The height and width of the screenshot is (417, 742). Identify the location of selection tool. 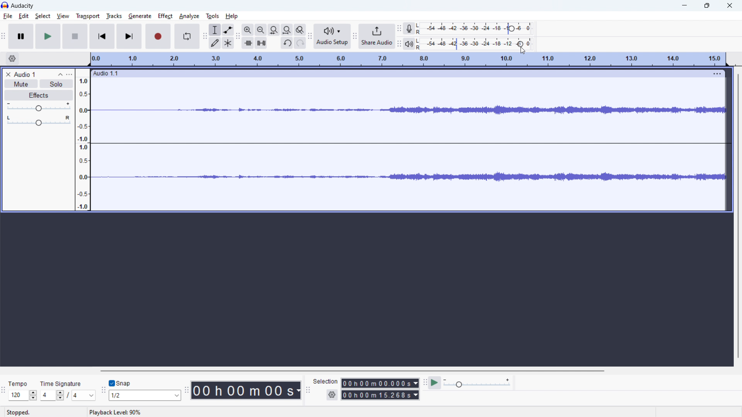
(215, 29).